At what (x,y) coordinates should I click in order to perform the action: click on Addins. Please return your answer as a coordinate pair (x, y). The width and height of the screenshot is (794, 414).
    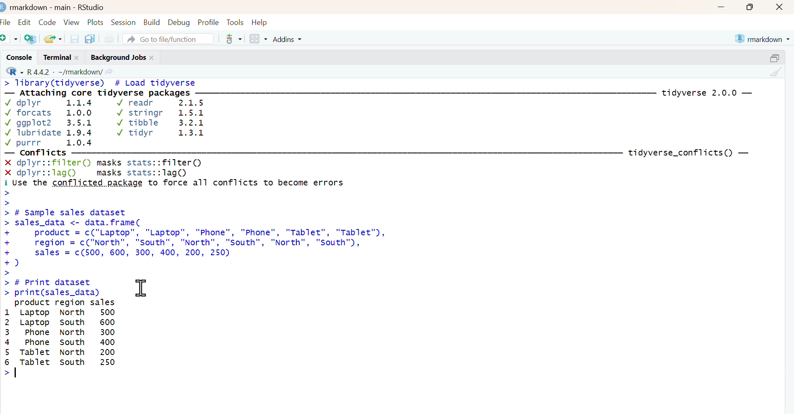
    Looking at the image, I should click on (289, 39).